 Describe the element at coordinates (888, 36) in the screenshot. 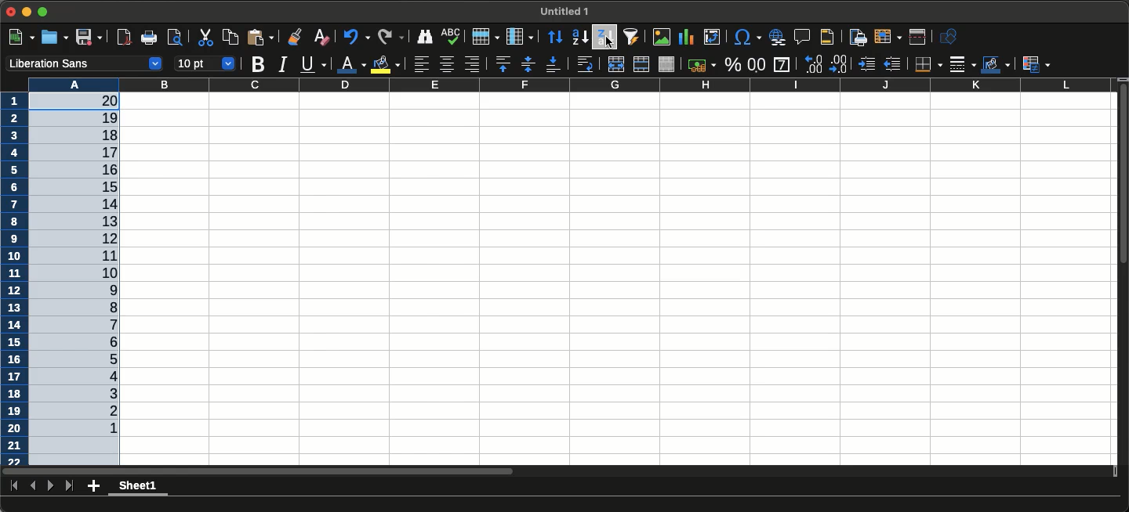

I see `Freeze rows and columns` at that location.